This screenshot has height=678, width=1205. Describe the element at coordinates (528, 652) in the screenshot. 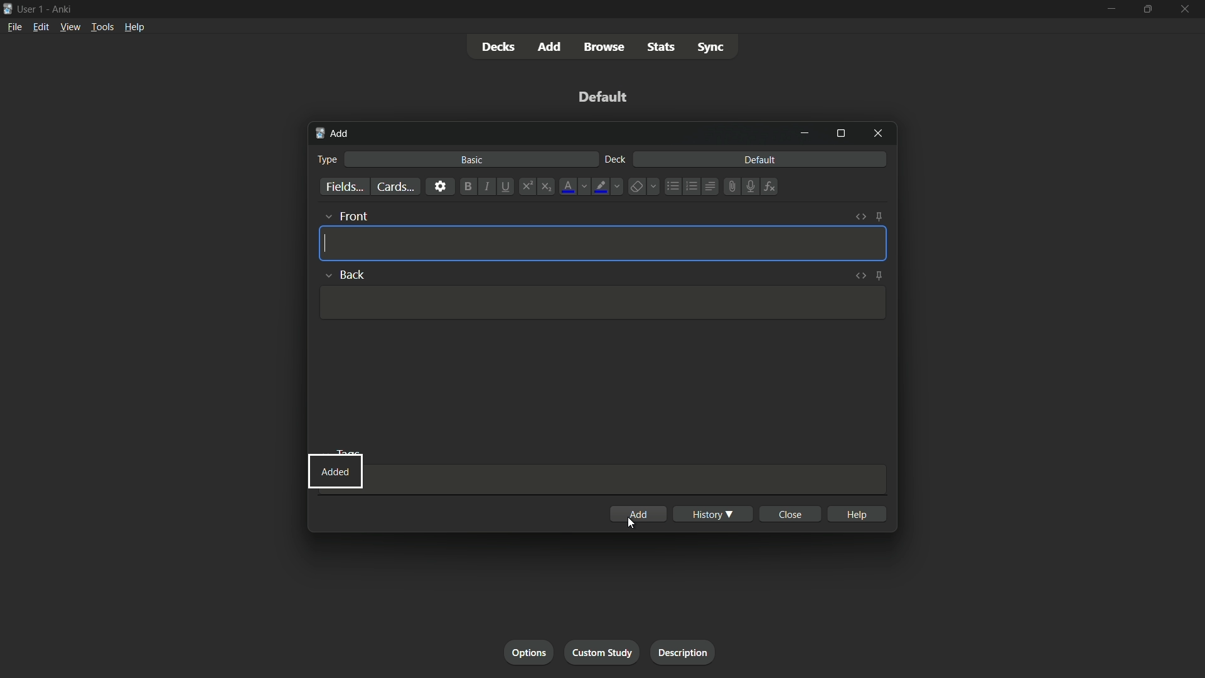

I see `options` at that location.